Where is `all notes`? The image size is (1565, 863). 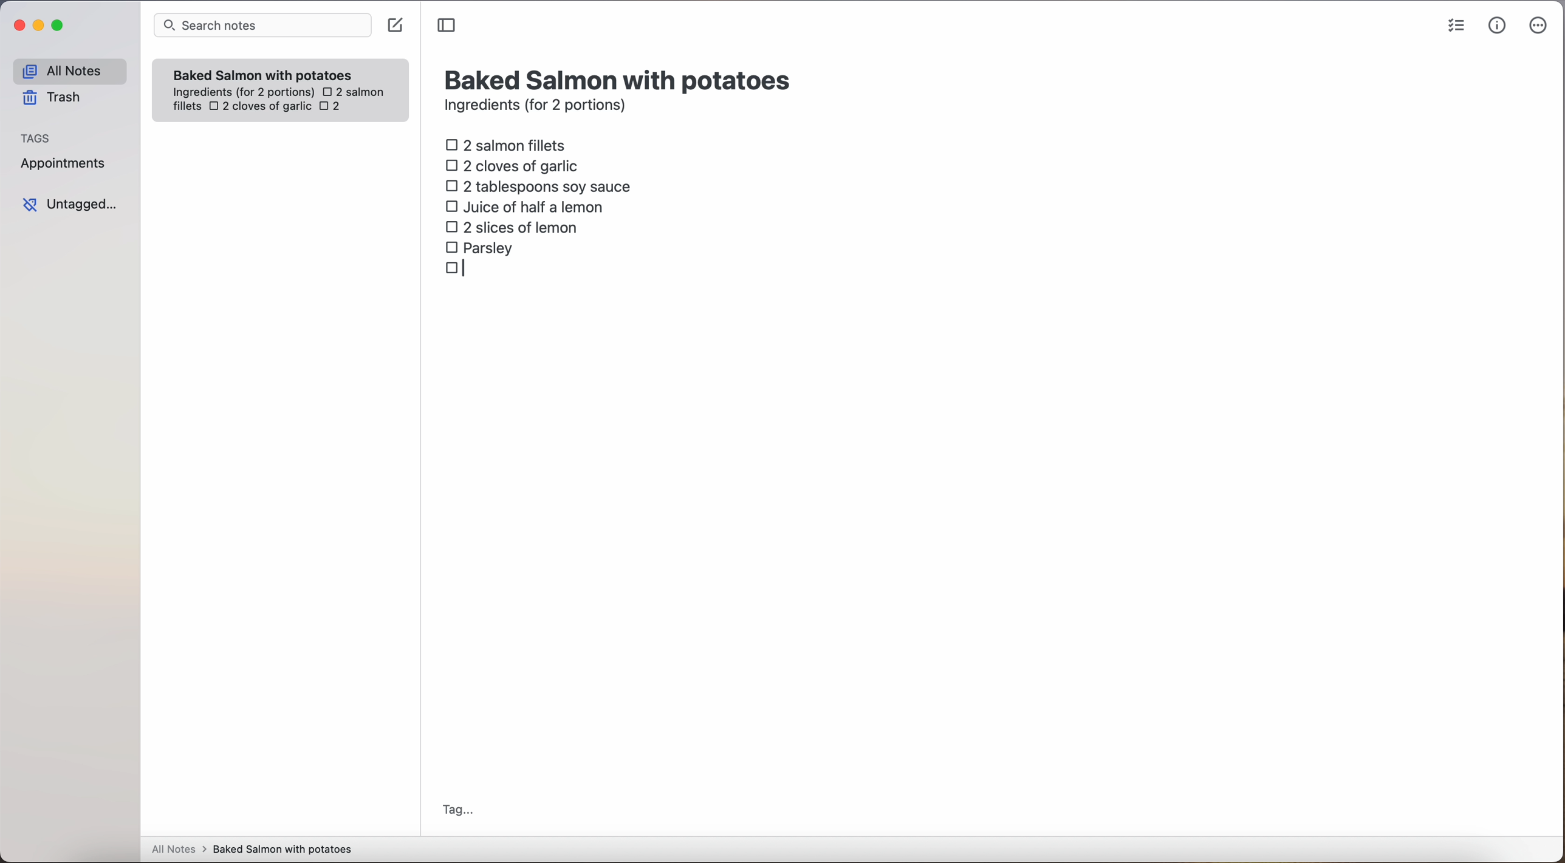 all notes is located at coordinates (69, 70).